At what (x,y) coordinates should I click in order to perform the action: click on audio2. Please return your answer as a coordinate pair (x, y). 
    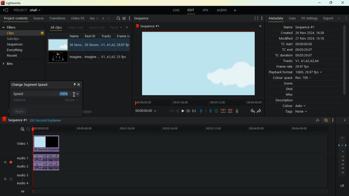
    Looking at the image, I should click on (21, 166).